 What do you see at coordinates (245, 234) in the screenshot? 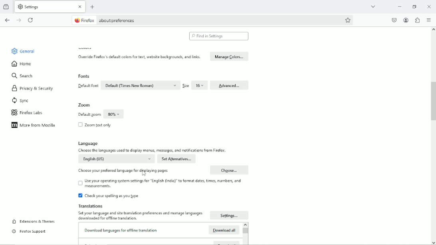
I see `Scroll Bar` at bounding box center [245, 234].